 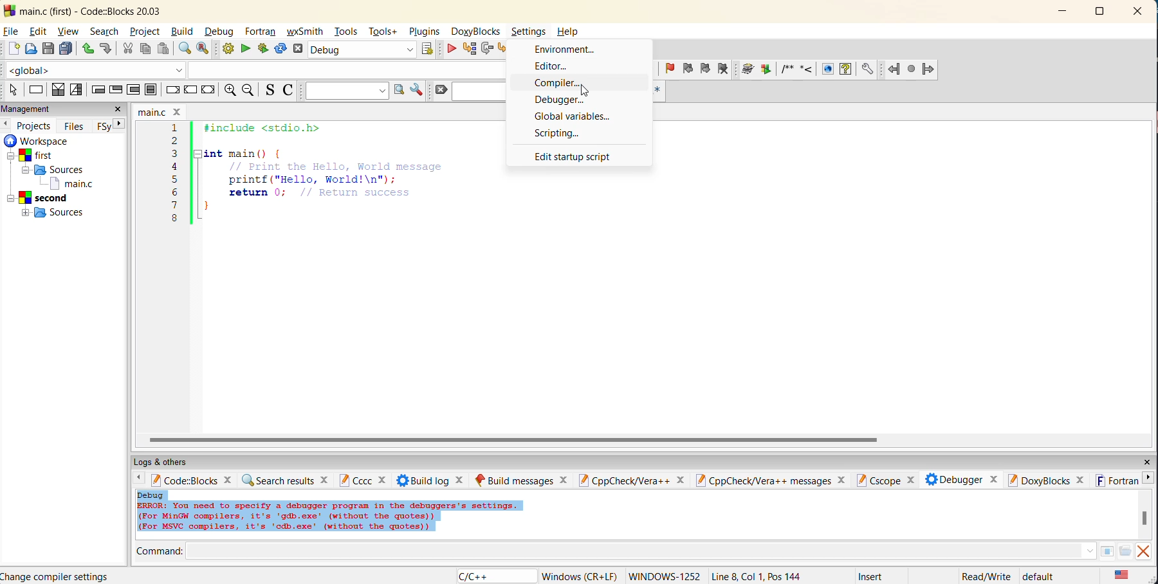 What do you see at coordinates (747, 69) in the screenshot?
I see `Run doxywizard` at bounding box center [747, 69].